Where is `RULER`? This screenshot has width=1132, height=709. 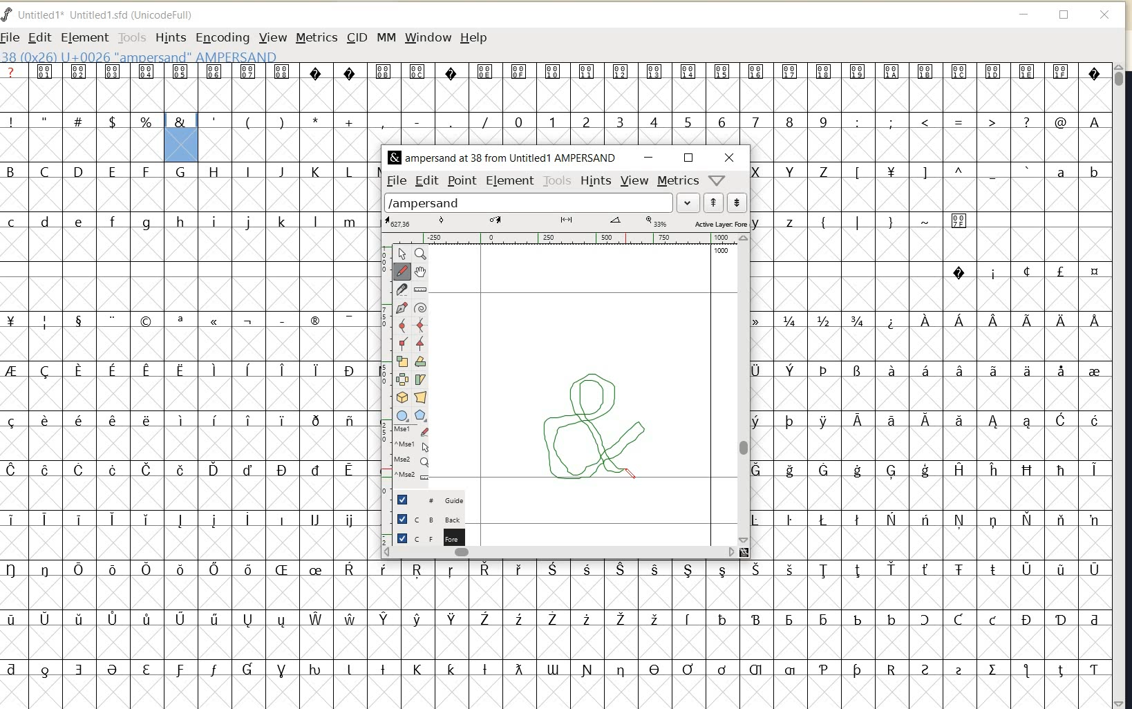
RULER is located at coordinates (562, 238).